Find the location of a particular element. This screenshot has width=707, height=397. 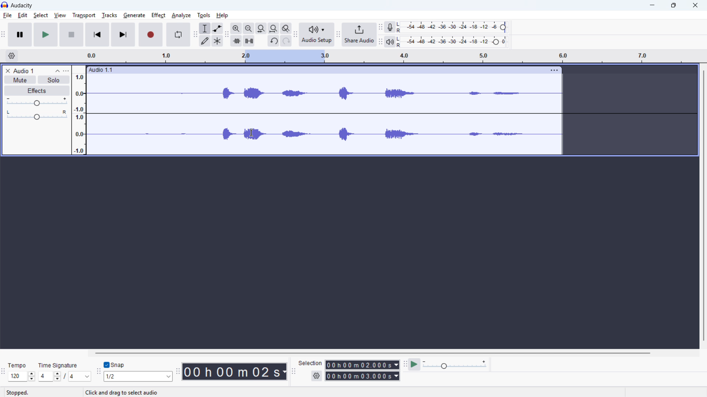

Play is located at coordinates (46, 35).